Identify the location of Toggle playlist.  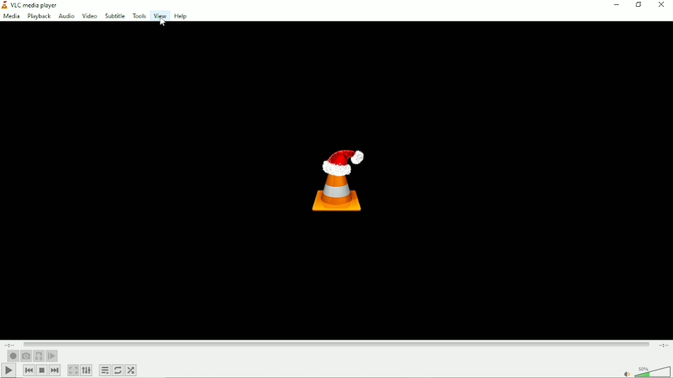
(105, 371).